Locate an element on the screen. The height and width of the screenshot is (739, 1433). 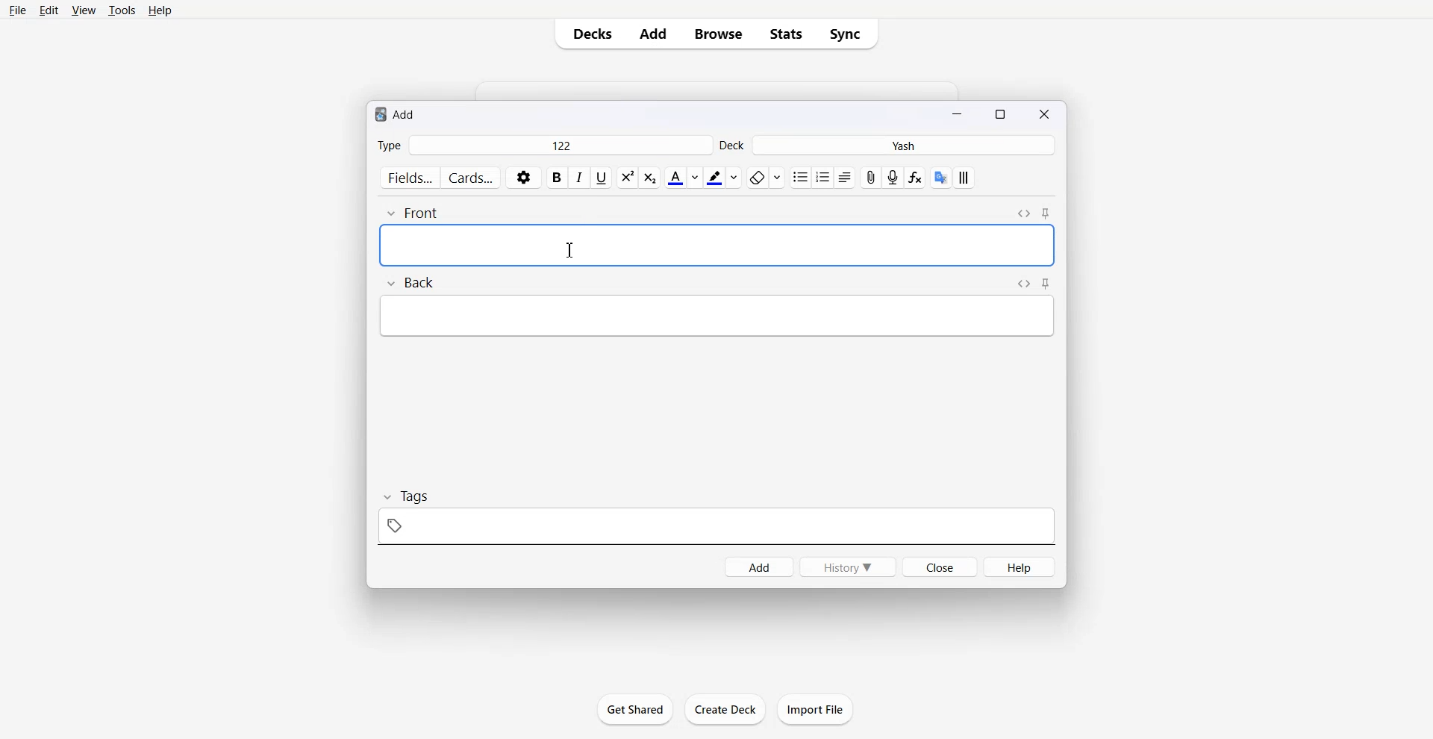
Underline is located at coordinates (602, 178).